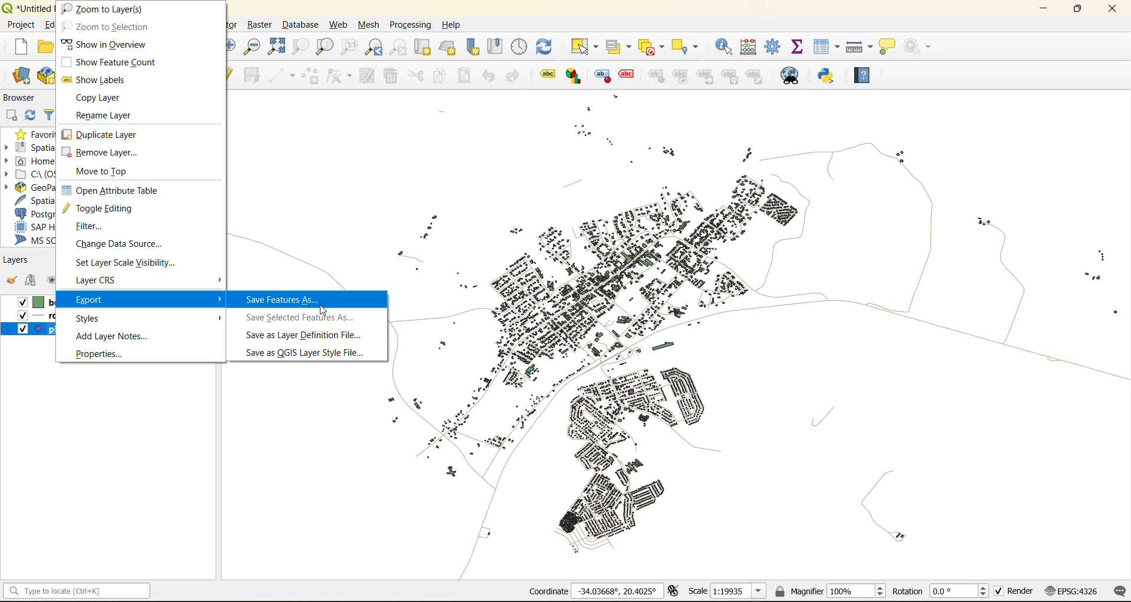 This screenshot has width=1131, height=602. I want to click on save selected features as, so click(305, 317).